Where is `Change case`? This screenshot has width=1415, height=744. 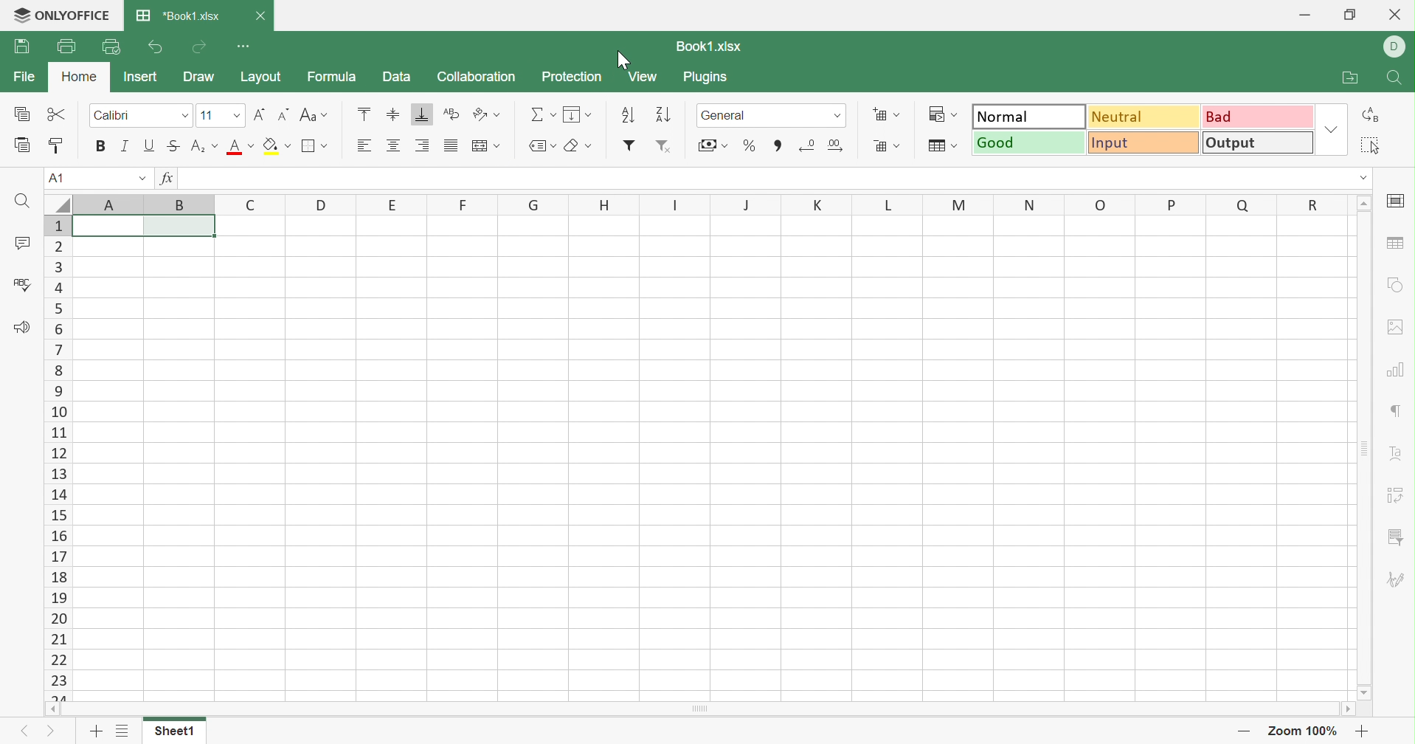
Change case is located at coordinates (316, 116).